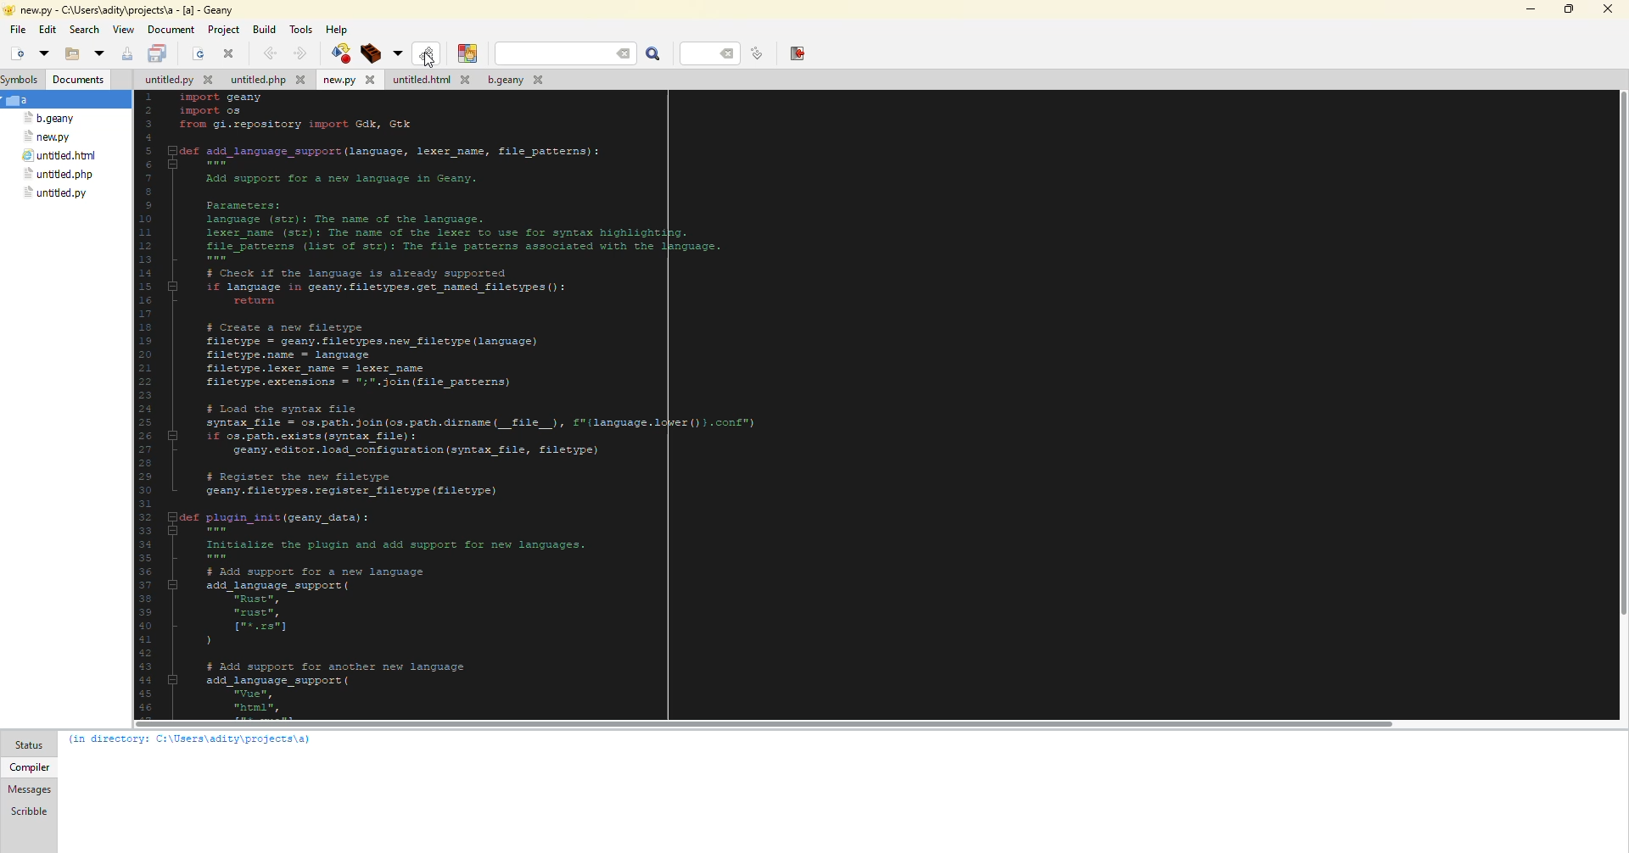 The width and height of the screenshot is (1629, 853). Describe the element at coordinates (511, 81) in the screenshot. I see `file` at that location.